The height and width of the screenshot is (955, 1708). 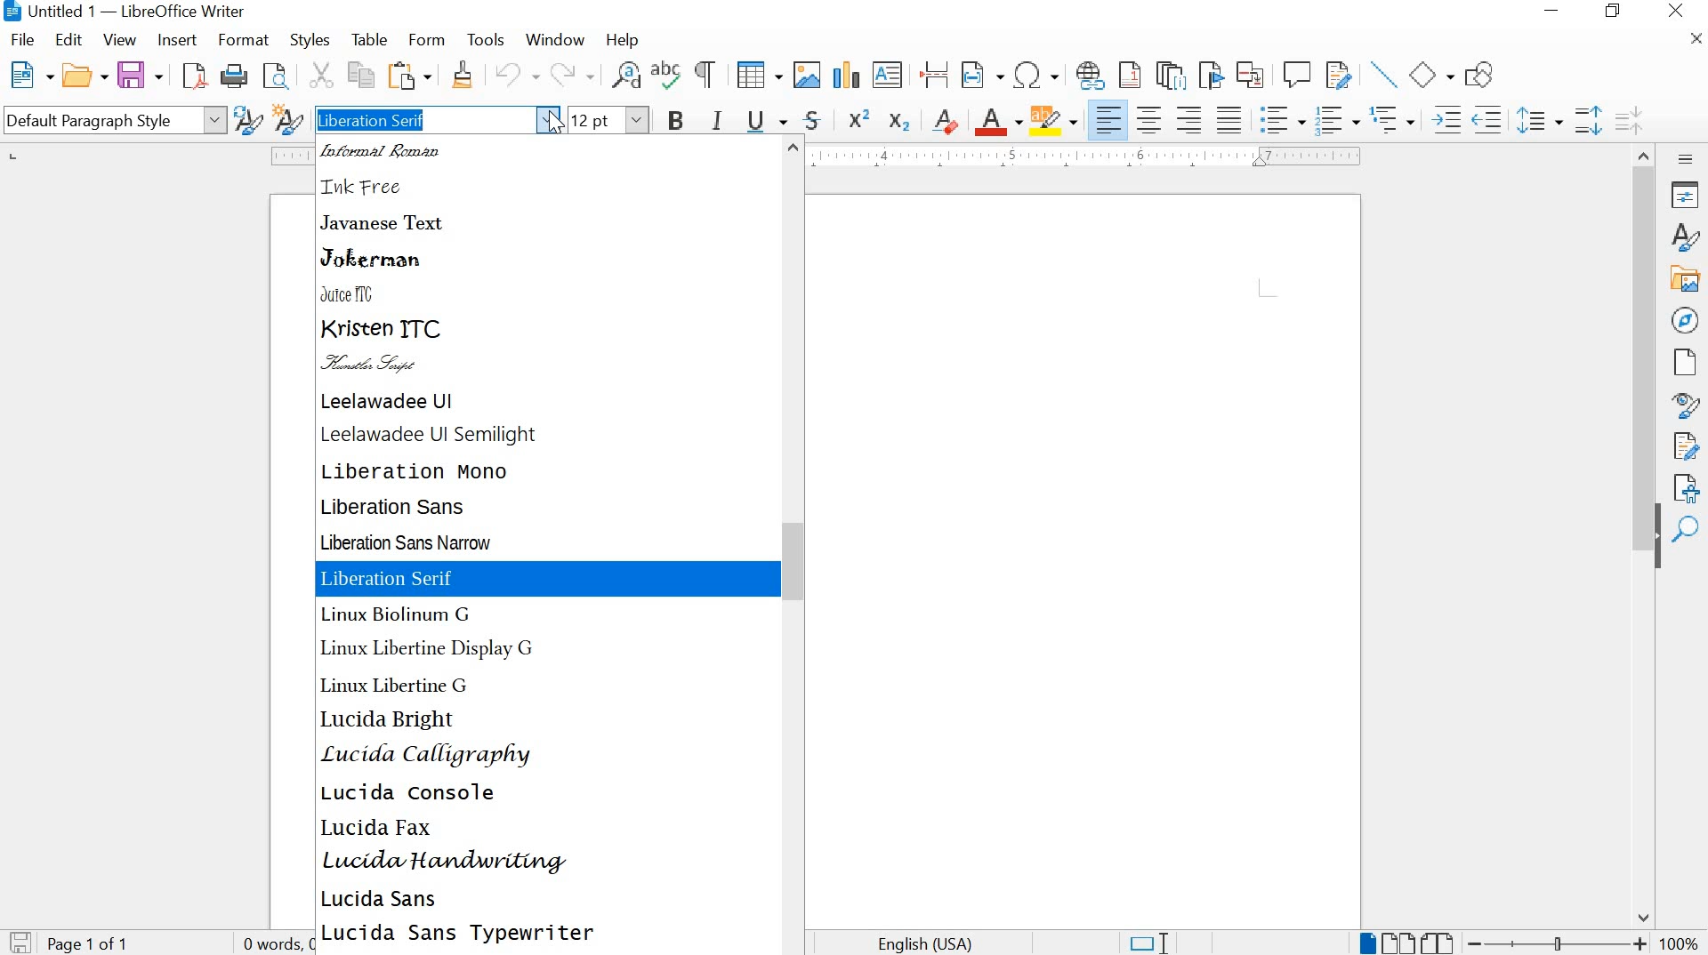 What do you see at coordinates (558, 130) in the screenshot?
I see `cursor` at bounding box center [558, 130].